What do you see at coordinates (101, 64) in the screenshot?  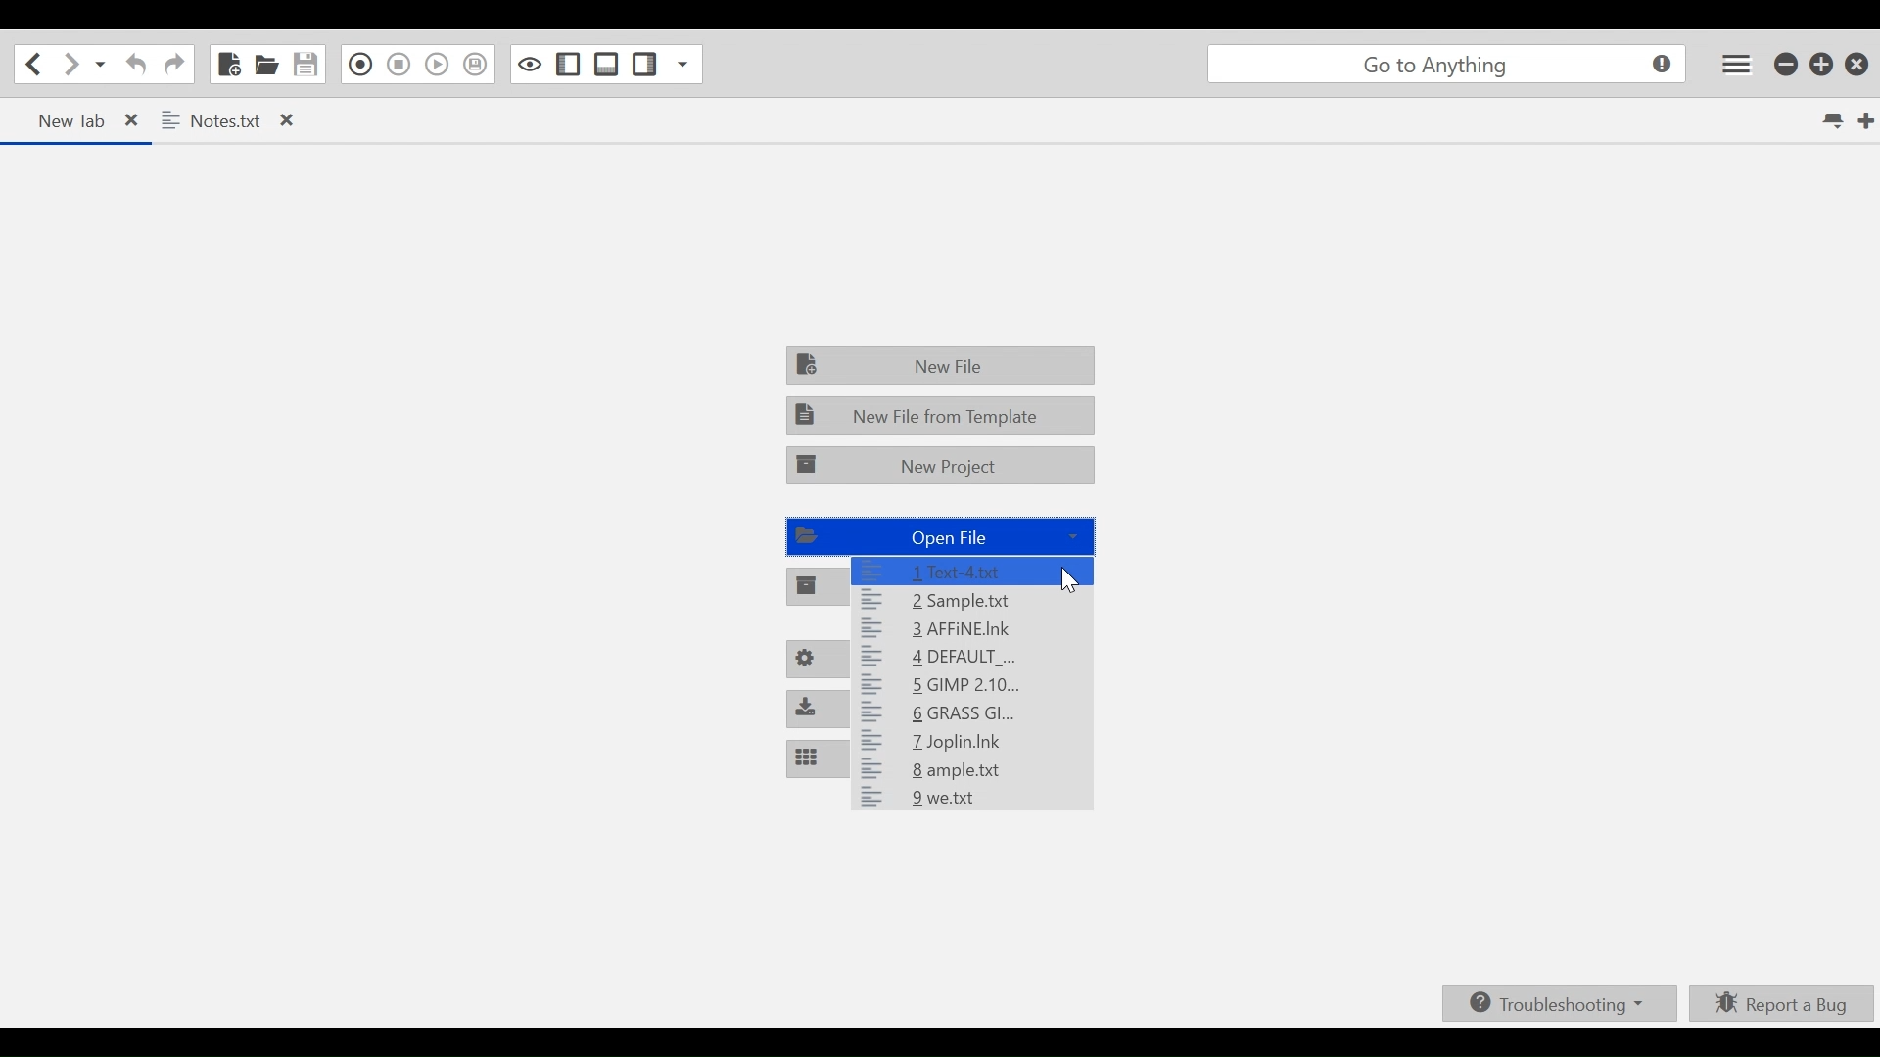 I see `Recent LOcations` at bounding box center [101, 64].